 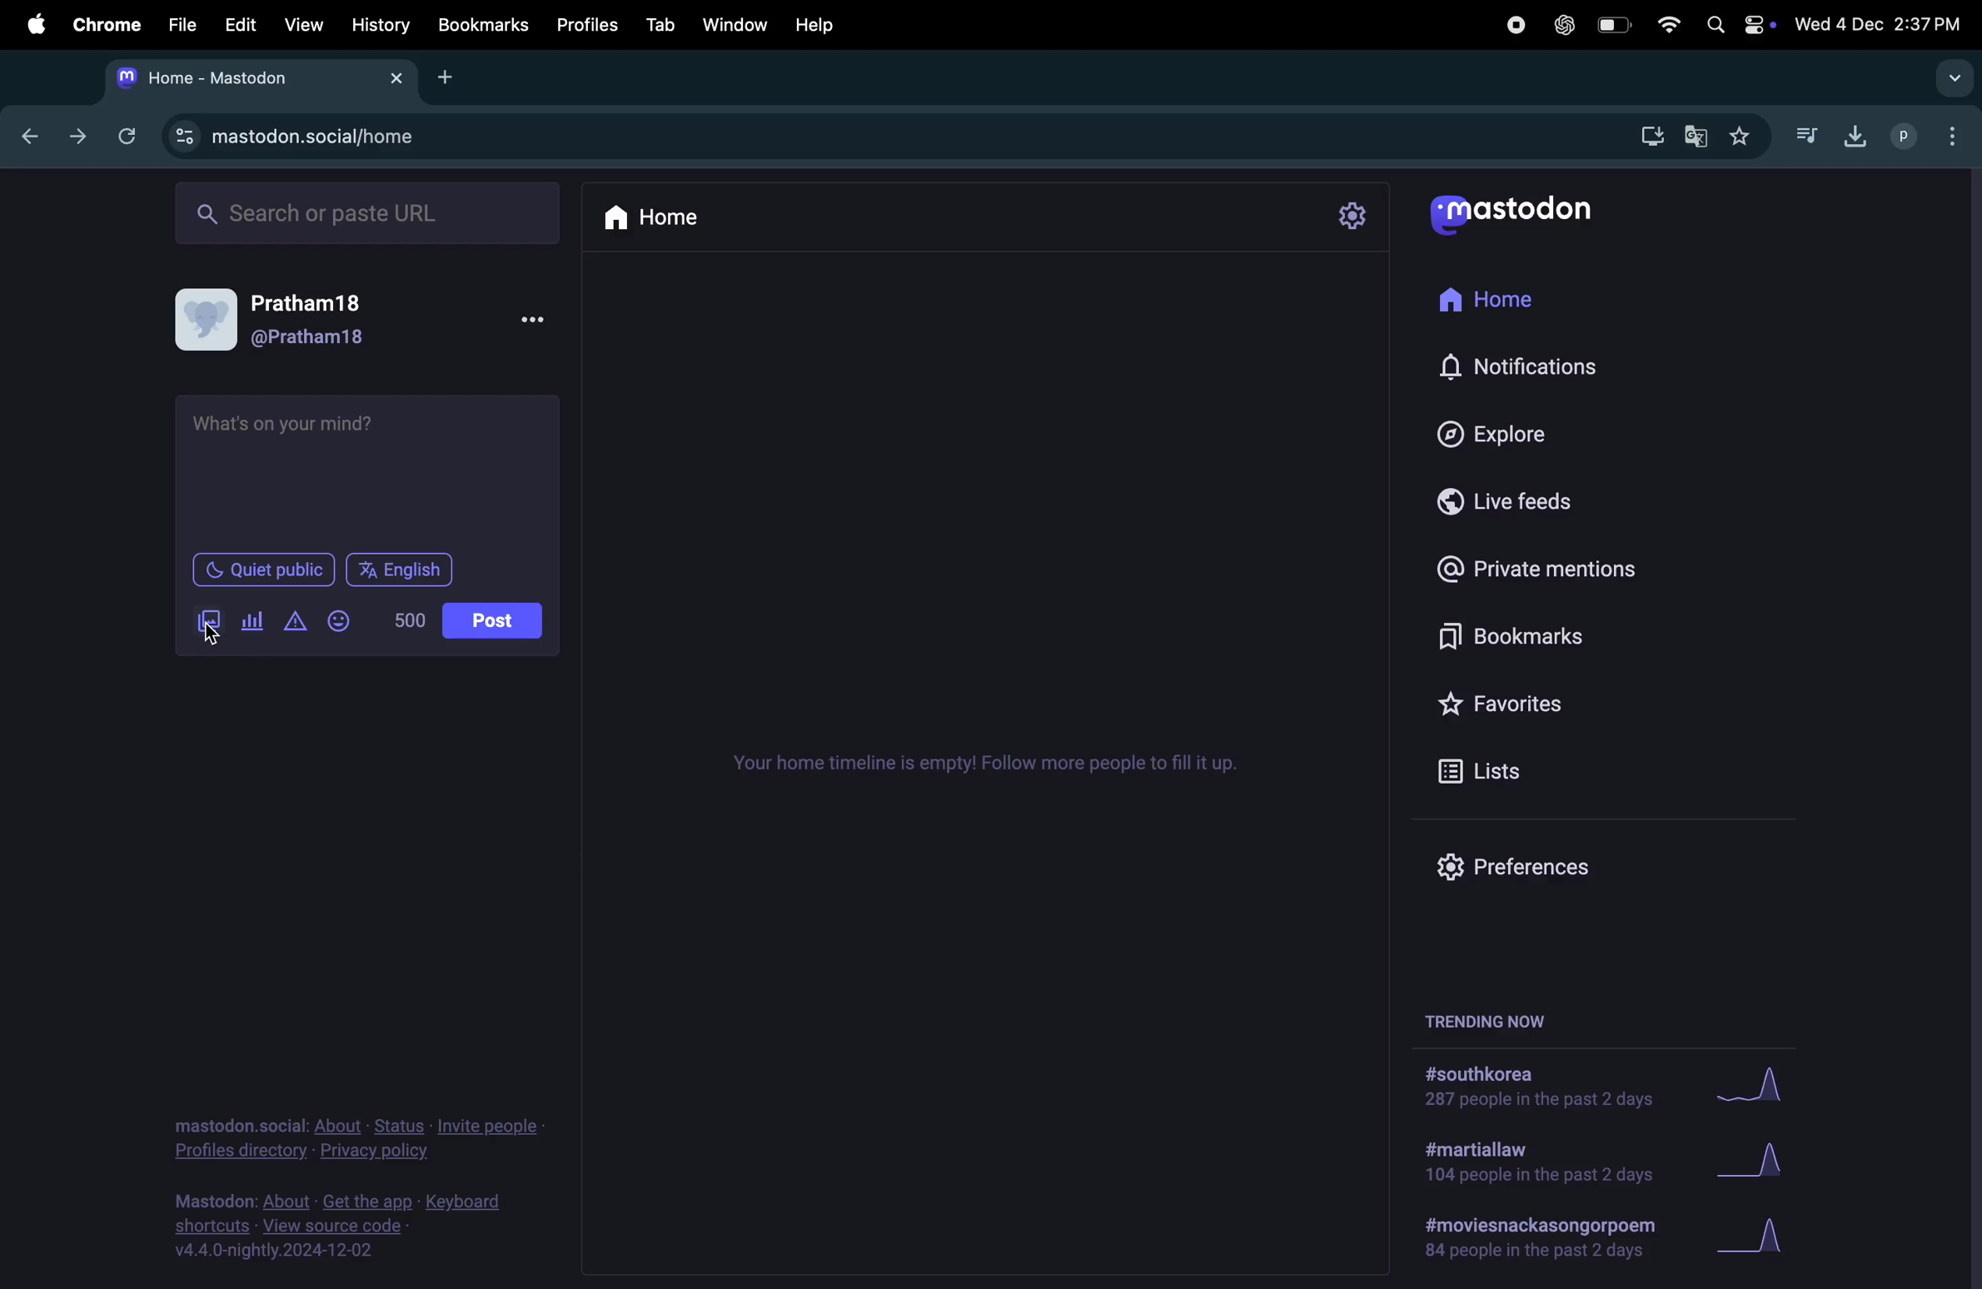 What do you see at coordinates (1541, 1086) in the screenshot?
I see `#south korea` at bounding box center [1541, 1086].